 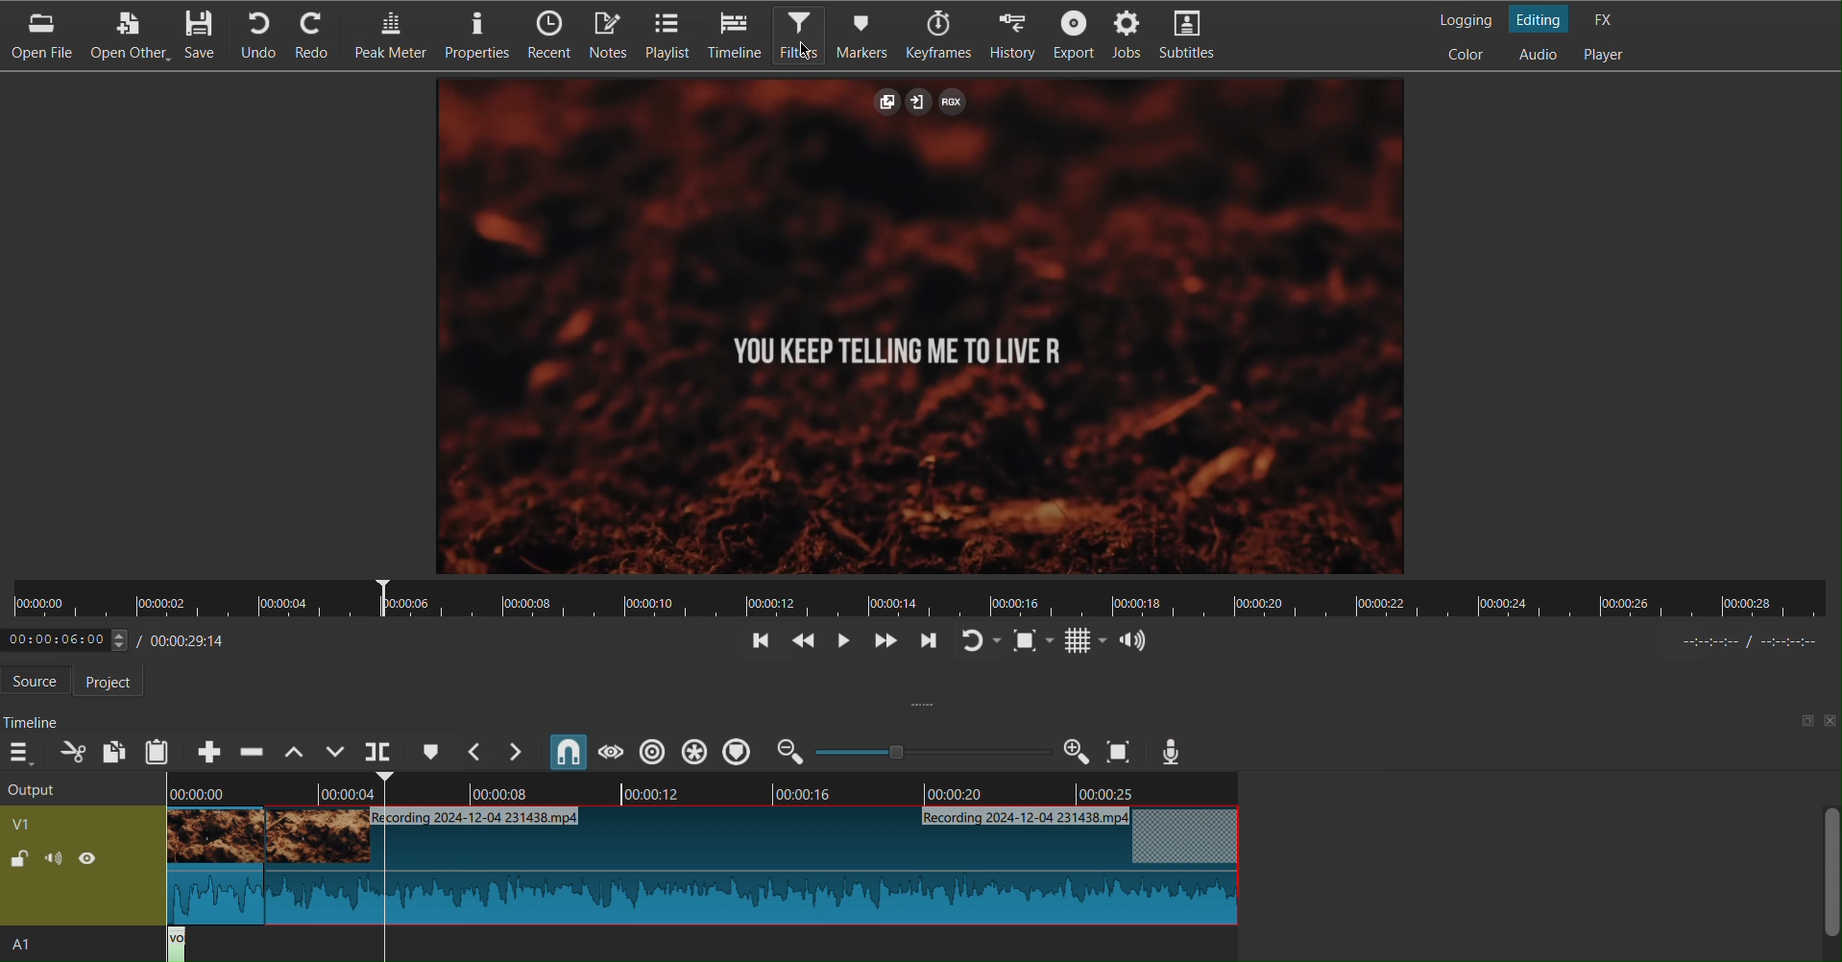 I want to click on Player, so click(x=1607, y=56).